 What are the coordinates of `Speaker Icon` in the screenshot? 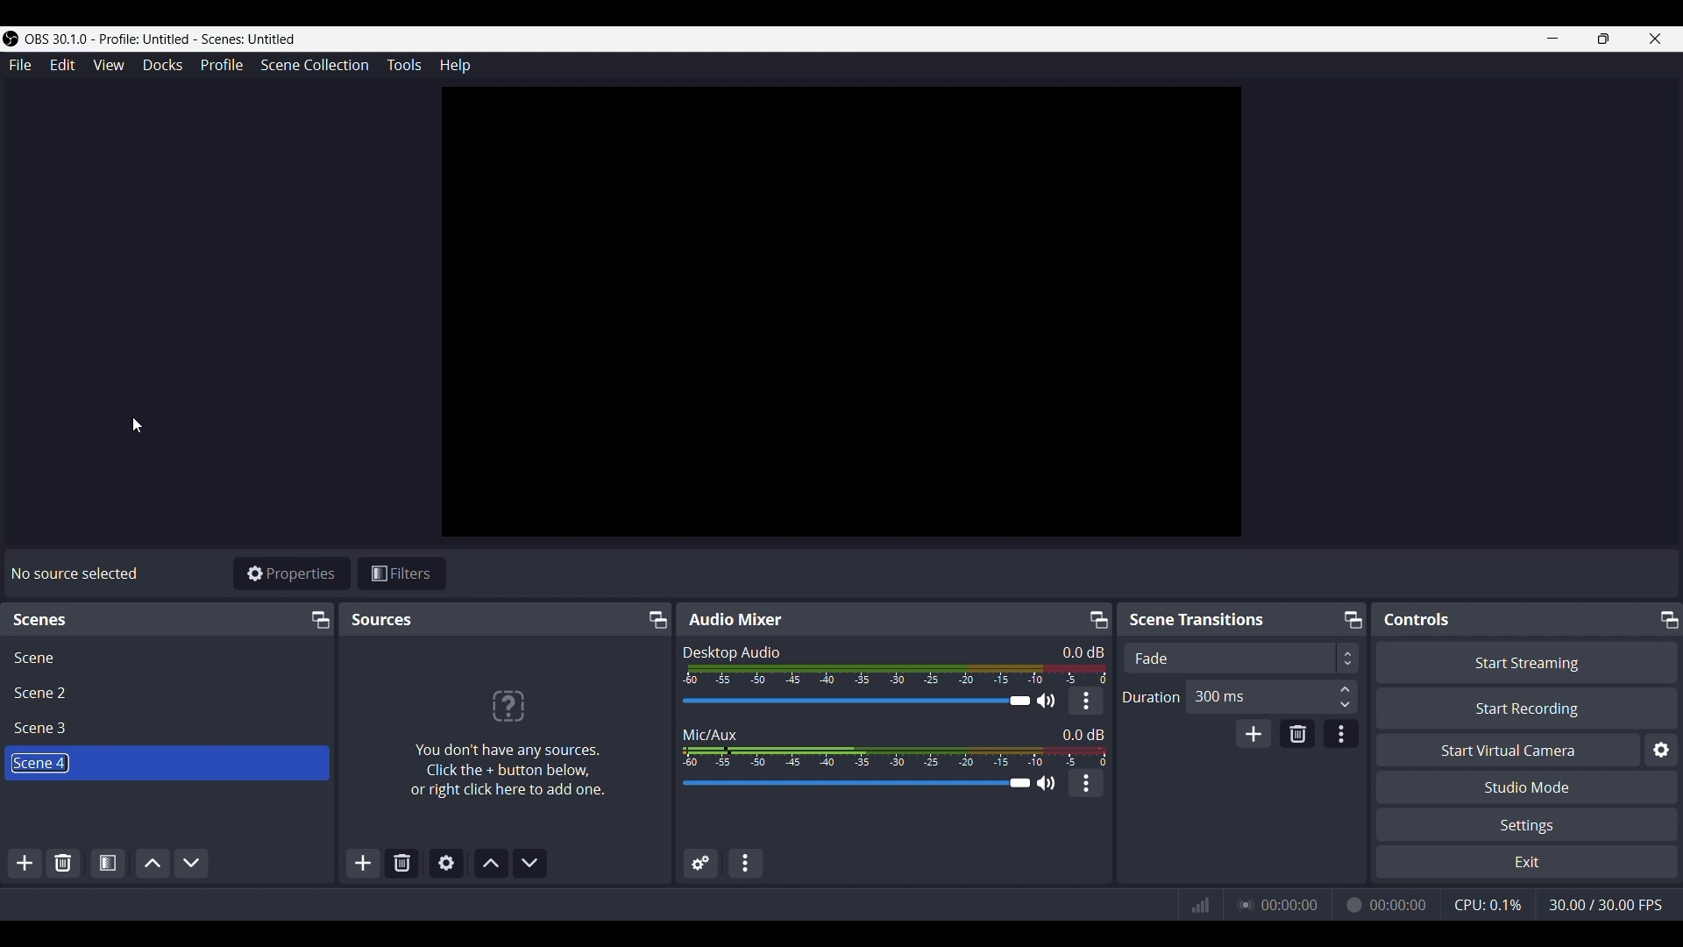 It's located at (1047, 701).